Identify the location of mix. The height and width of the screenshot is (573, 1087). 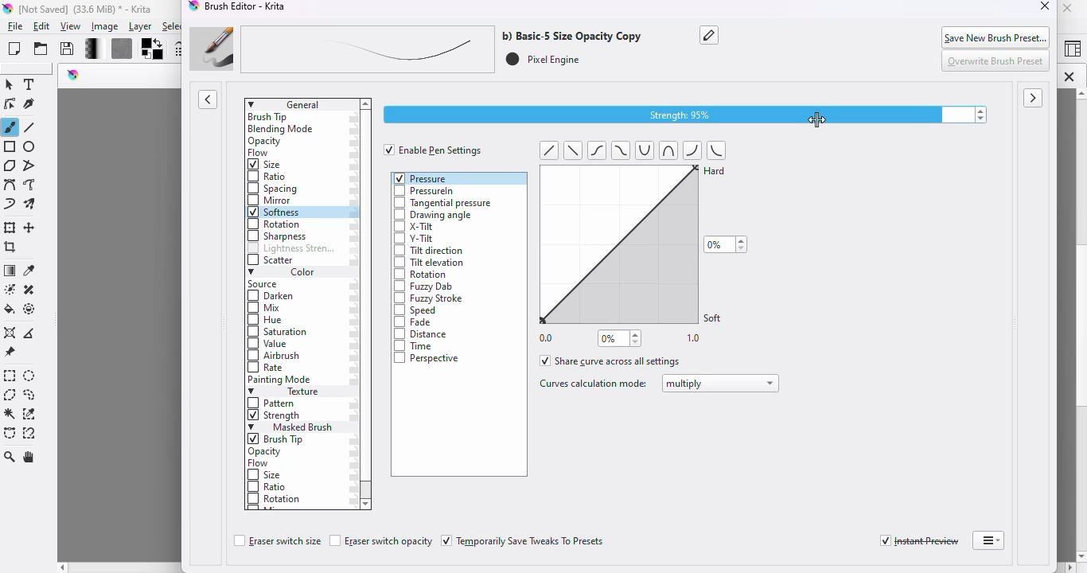
(267, 309).